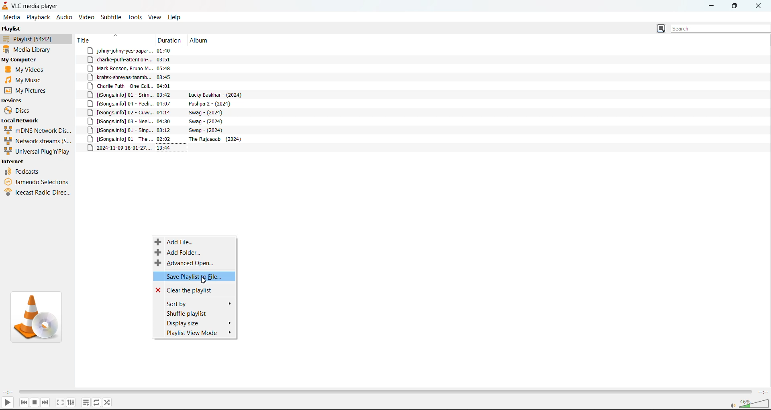 Image resolution: width=771 pixels, height=410 pixels. What do you see at coordinates (194, 303) in the screenshot?
I see `sort by` at bounding box center [194, 303].